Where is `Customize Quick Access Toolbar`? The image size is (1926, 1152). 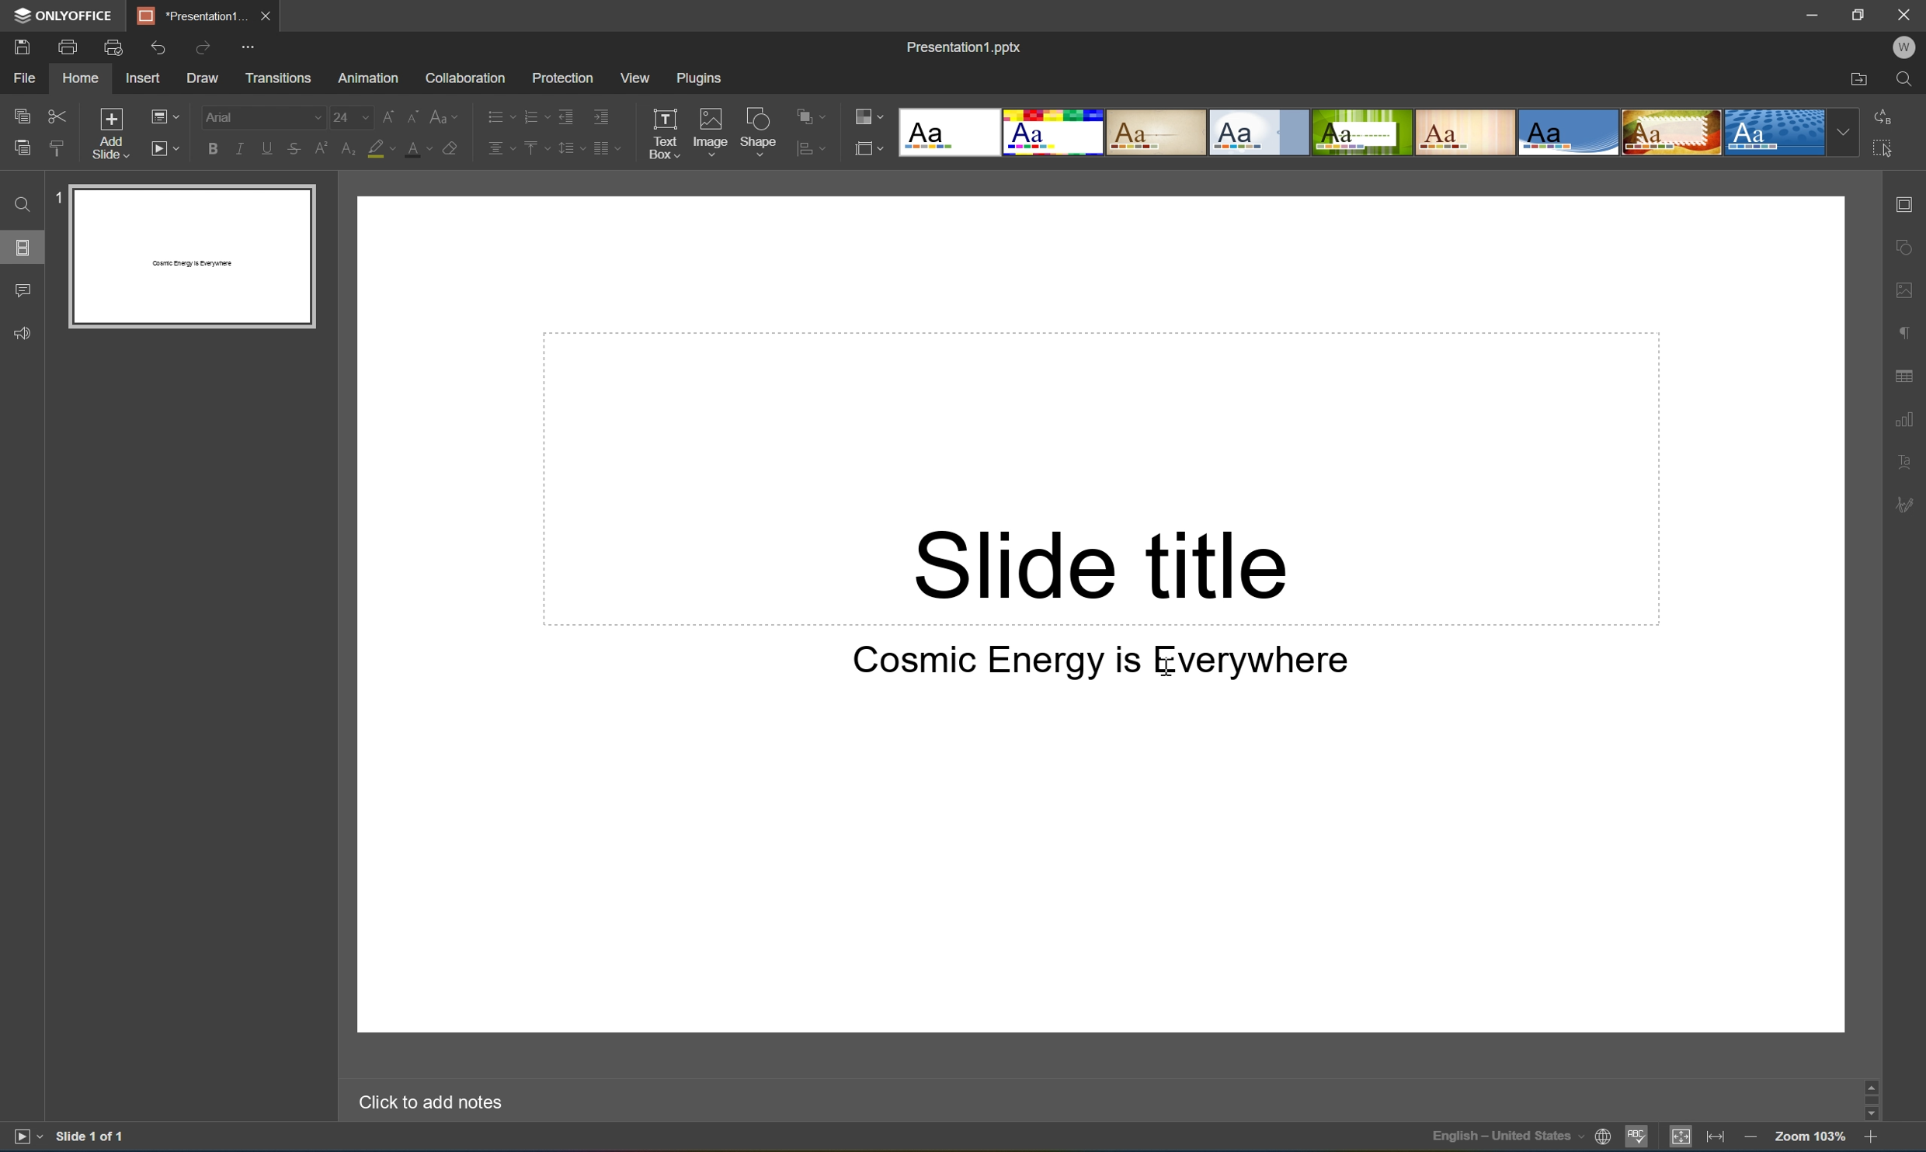 Customize Quick Access Toolbar is located at coordinates (246, 47).